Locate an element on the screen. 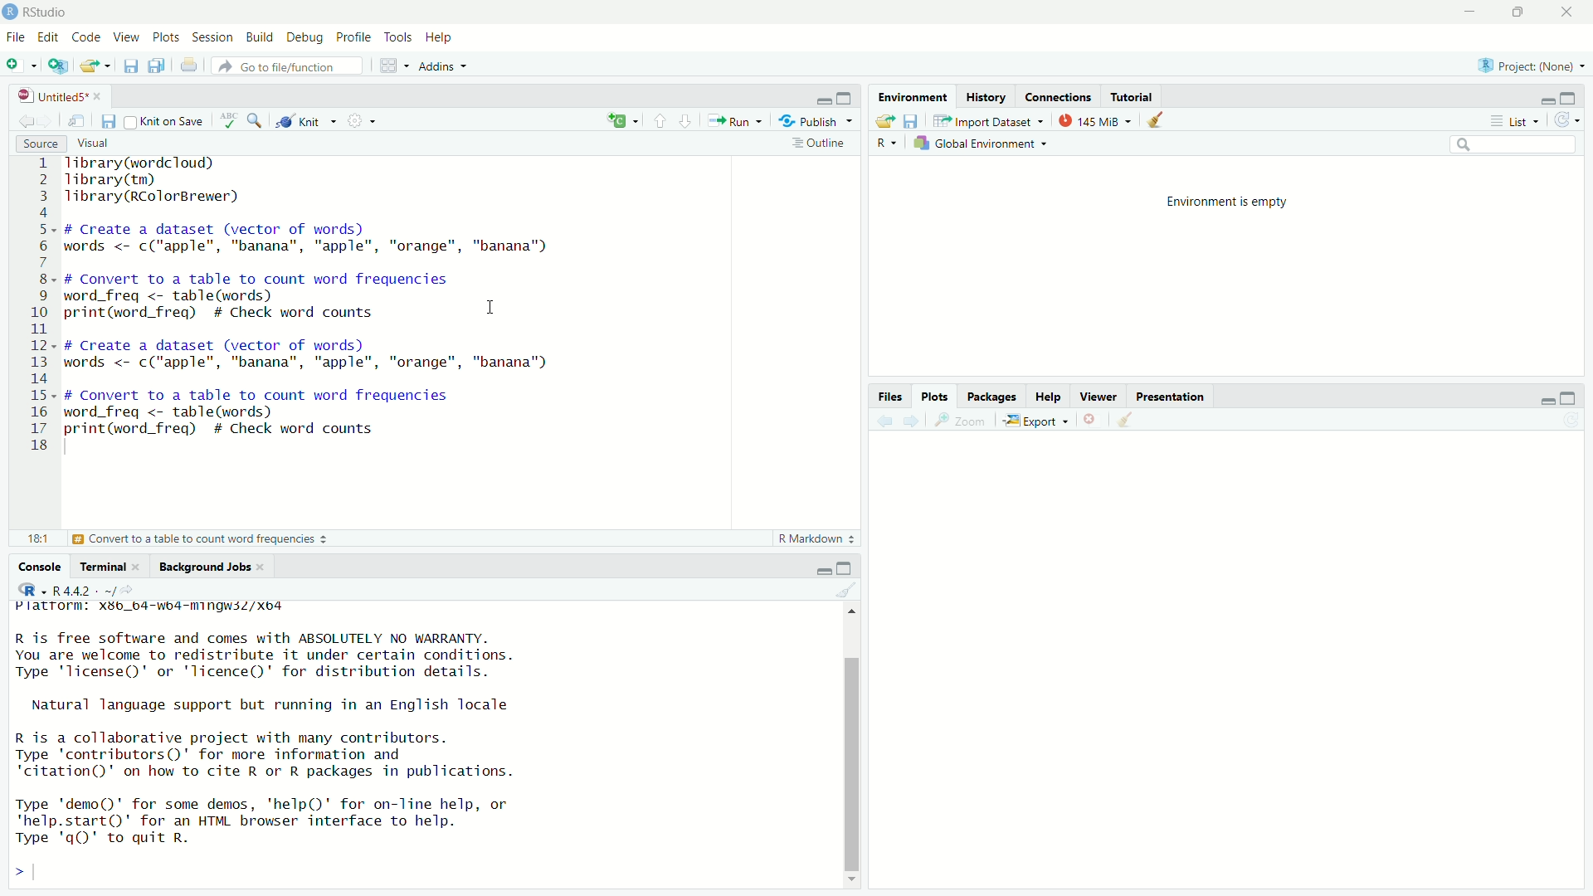  Outiline is located at coordinates (821, 143).